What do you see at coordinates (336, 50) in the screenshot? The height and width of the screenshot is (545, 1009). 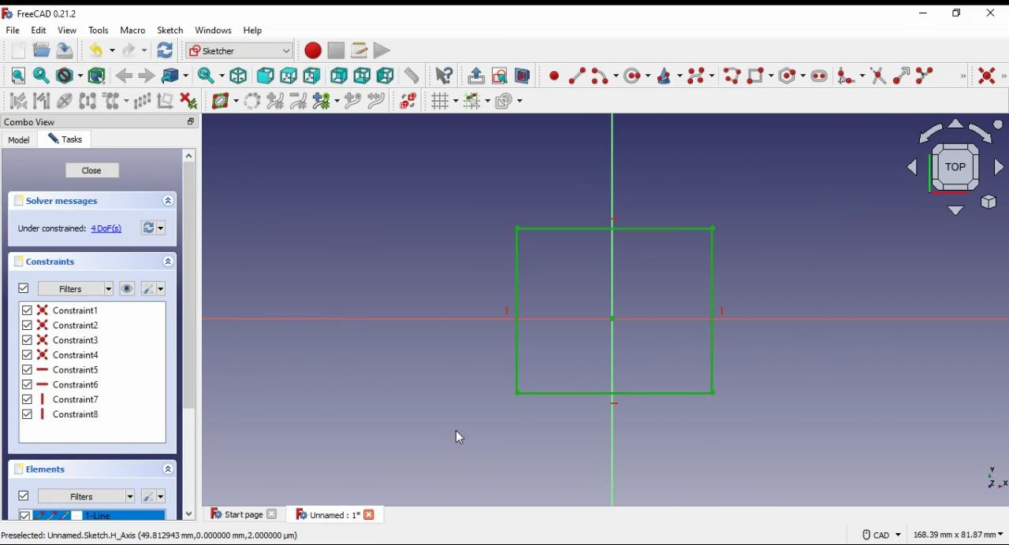 I see `stop macro recording` at bounding box center [336, 50].